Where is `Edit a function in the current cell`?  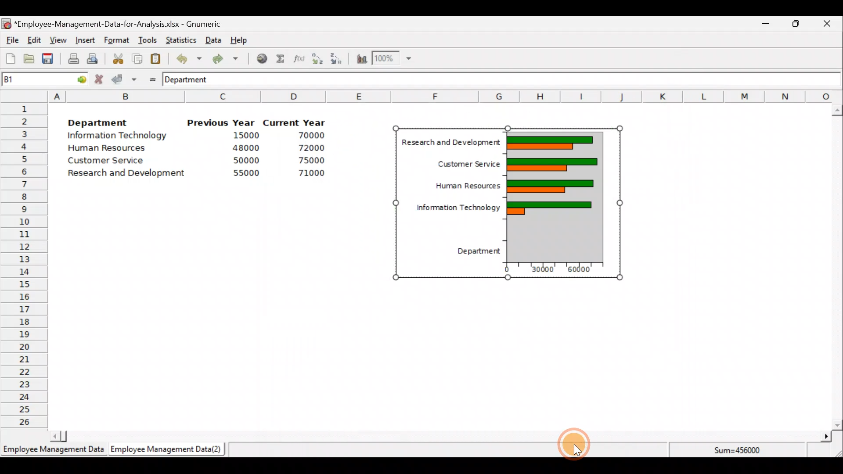 Edit a function in the current cell is located at coordinates (299, 58).